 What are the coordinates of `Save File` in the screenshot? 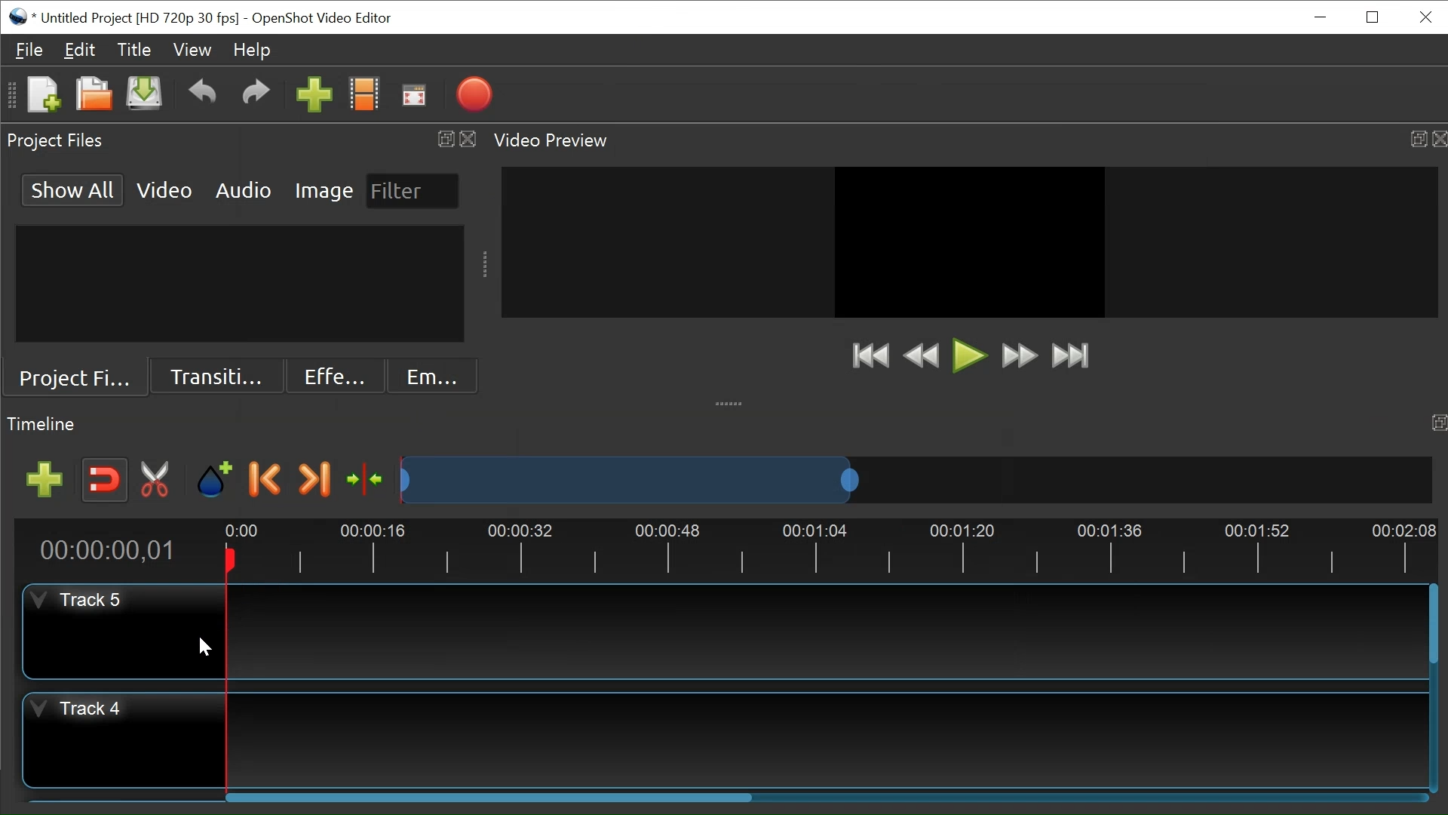 It's located at (143, 95).